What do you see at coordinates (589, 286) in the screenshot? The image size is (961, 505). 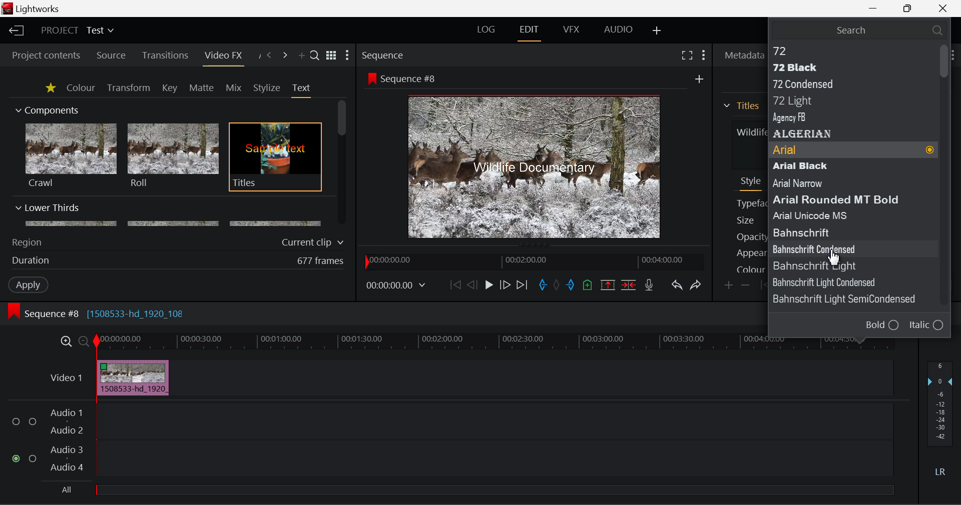 I see `Mark Cue` at bounding box center [589, 286].